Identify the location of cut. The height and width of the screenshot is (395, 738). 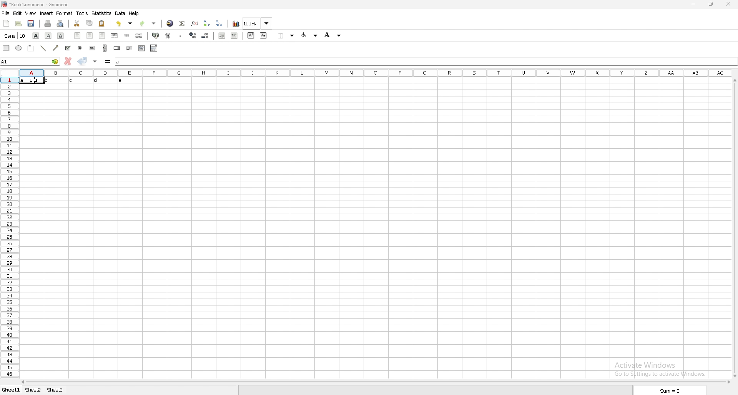
(77, 23).